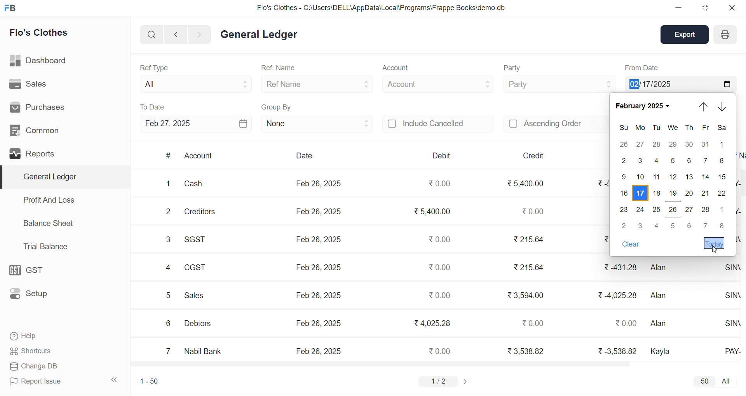  What do you see at coordinates (202, 34) in the screenshot?
I see `NAVIGATE FORWARD` at bounding box center [202, 34].